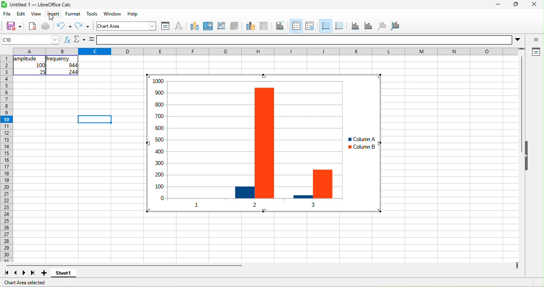 This screenshot has width=544, height=287. I want to click on edit, so click(22, 14).